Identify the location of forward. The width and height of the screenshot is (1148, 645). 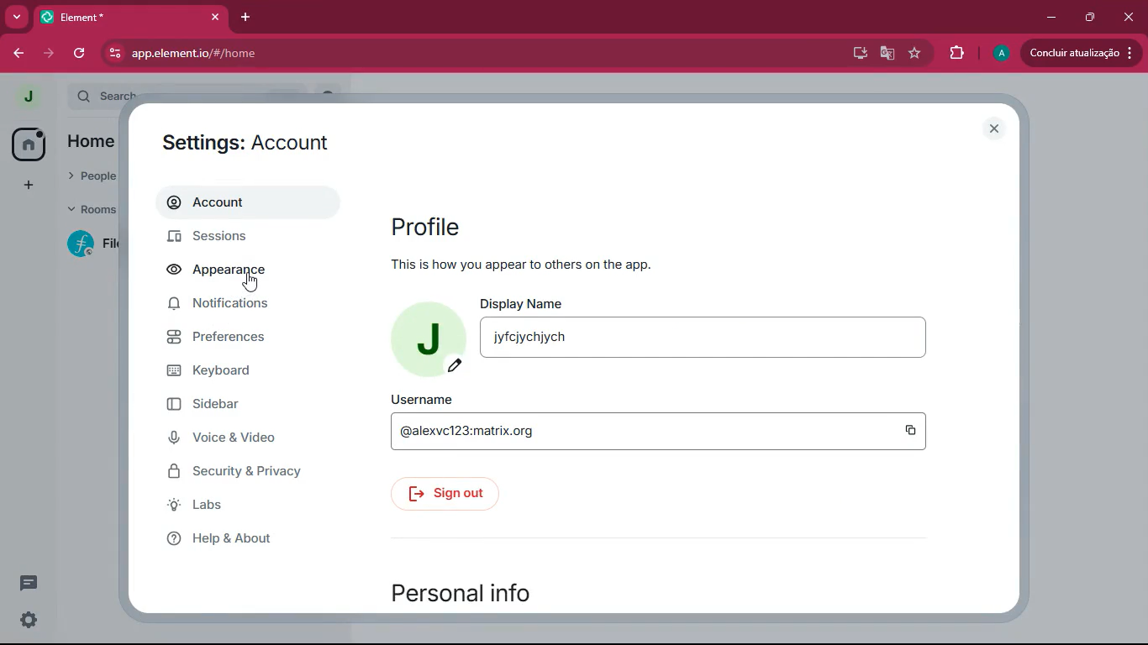
(51, 55).